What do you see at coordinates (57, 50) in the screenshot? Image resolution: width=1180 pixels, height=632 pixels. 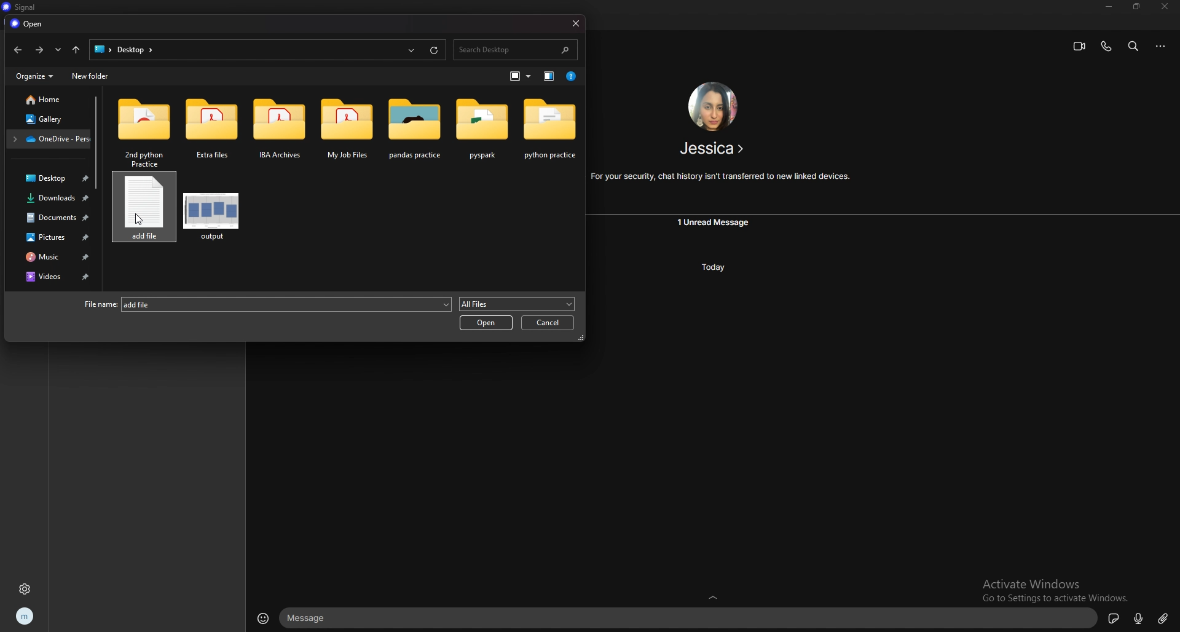 I see `recent` at bounding box center [57, 50].